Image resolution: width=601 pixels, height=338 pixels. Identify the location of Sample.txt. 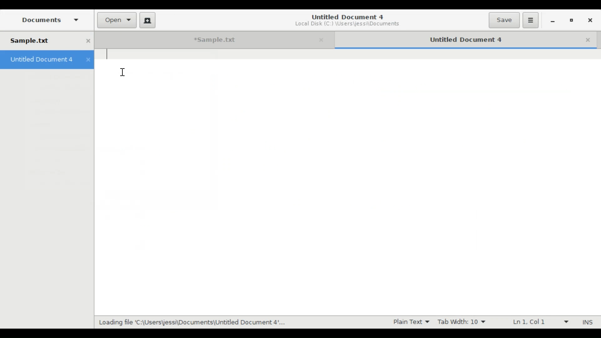
(47, 40).